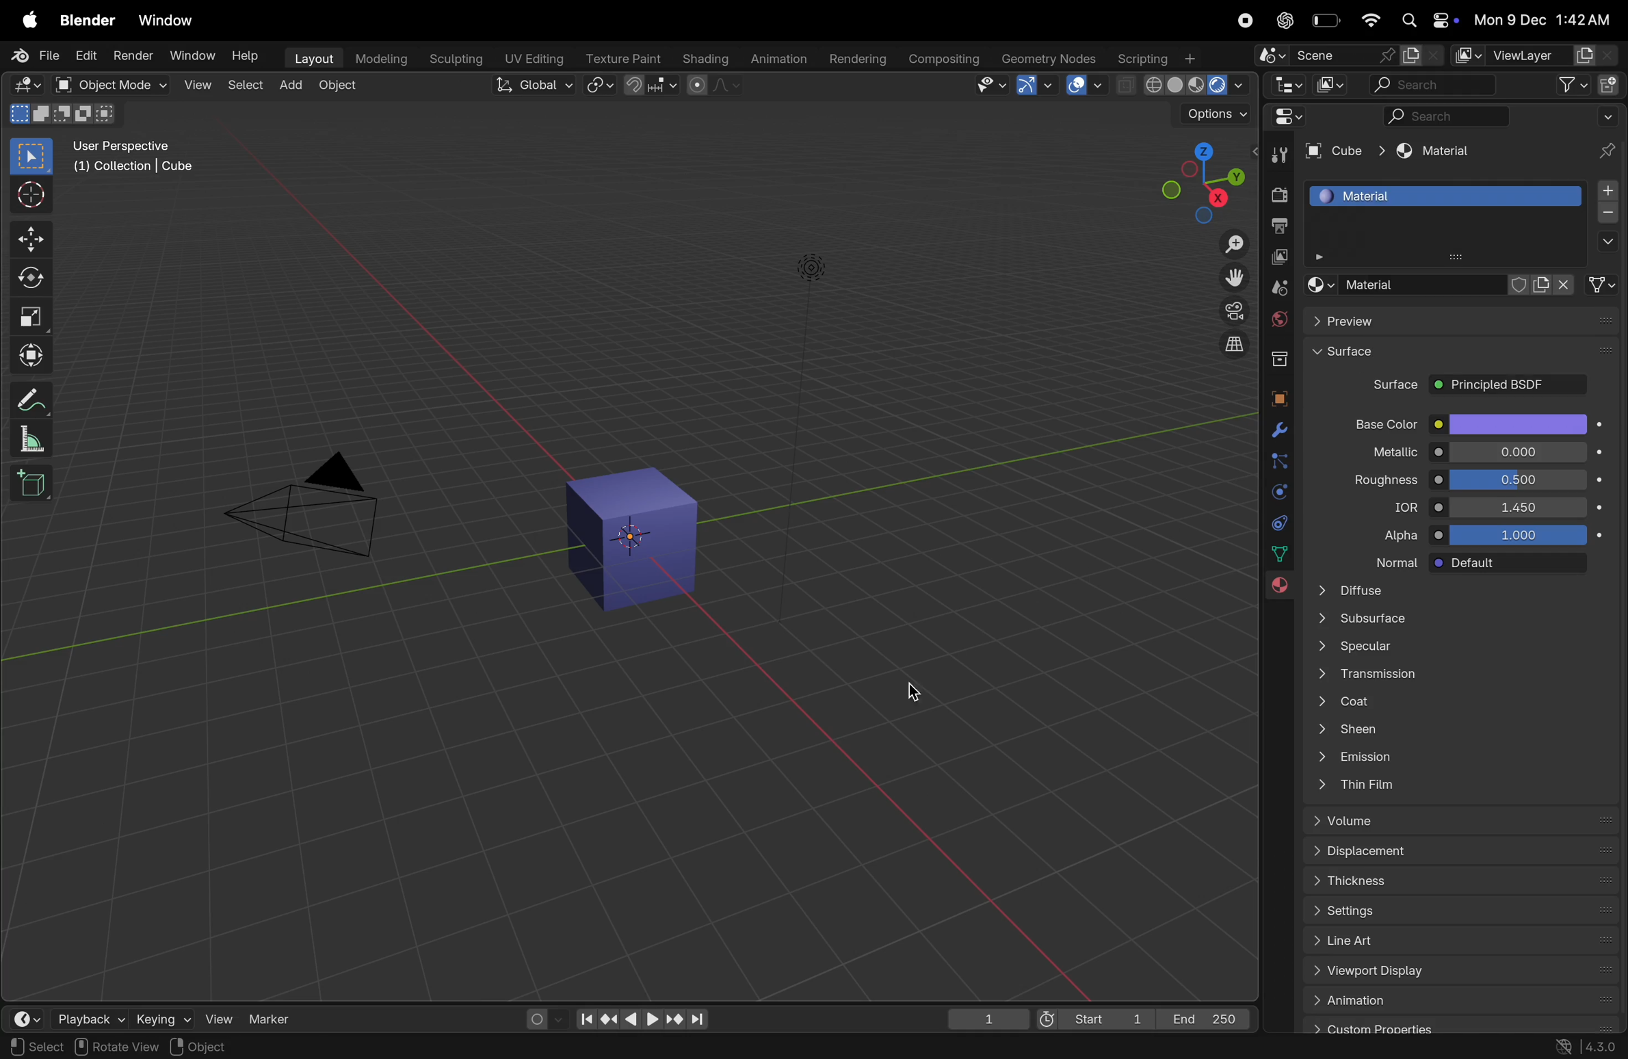  Describe the element at coordinates (636, 540) in the screenshot. I see `cube` at that location.